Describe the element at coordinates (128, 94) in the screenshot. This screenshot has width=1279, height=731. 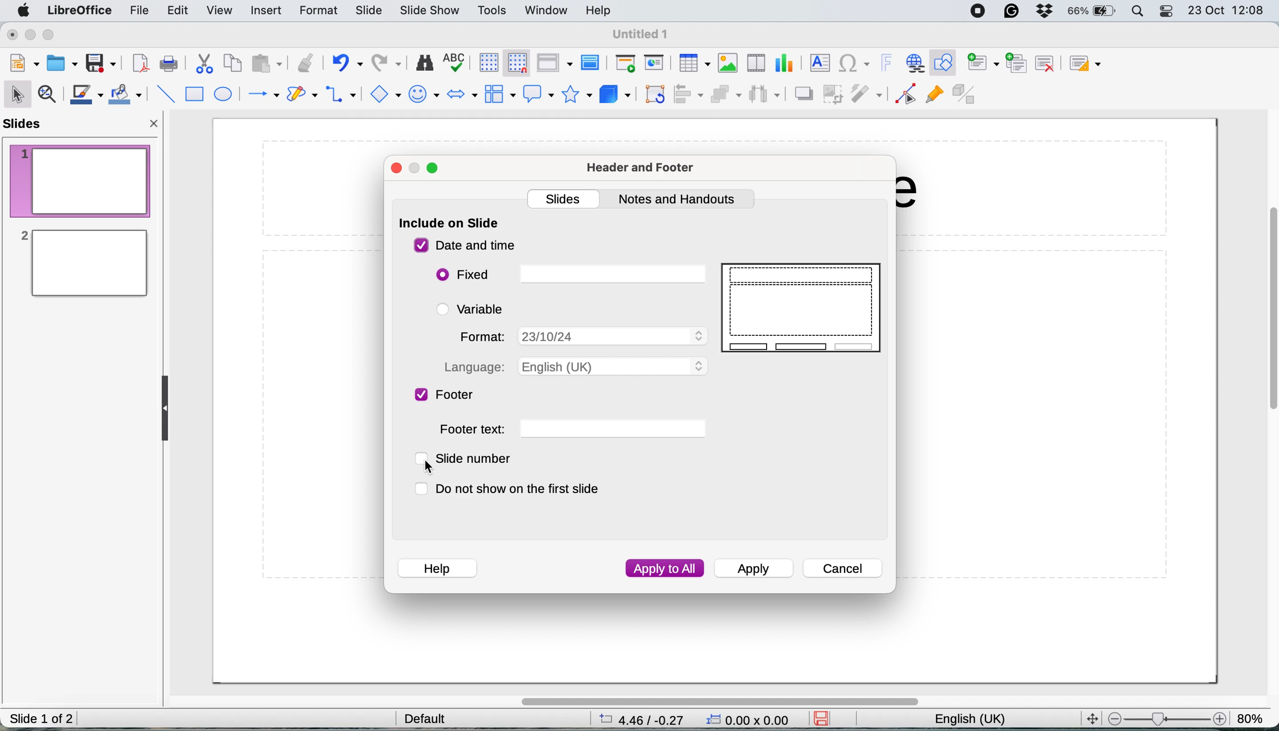
I see `fill color` at that location.